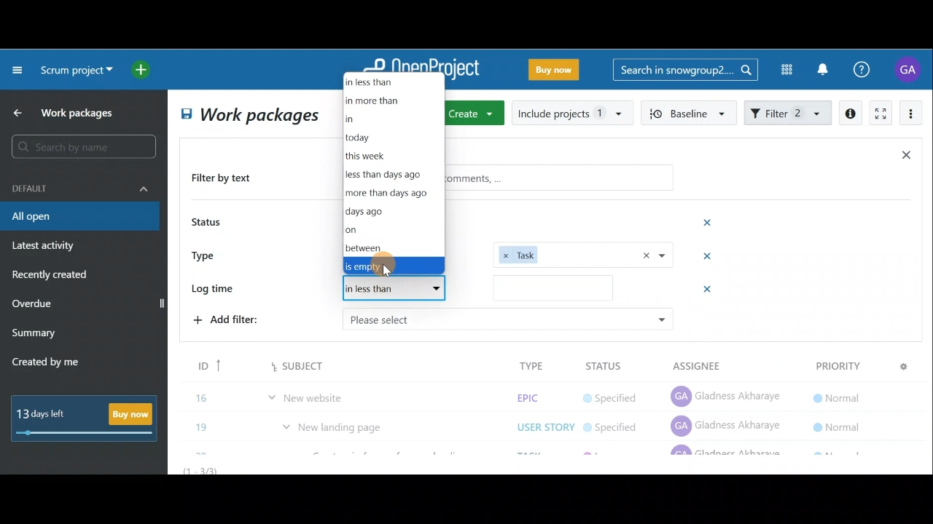 Image resolution: width=933 pixels, height=524 pixels. What do you see at coordinates (89, 418) in the screenshot?
I see `Buy now` at bounding box center [89, 418].